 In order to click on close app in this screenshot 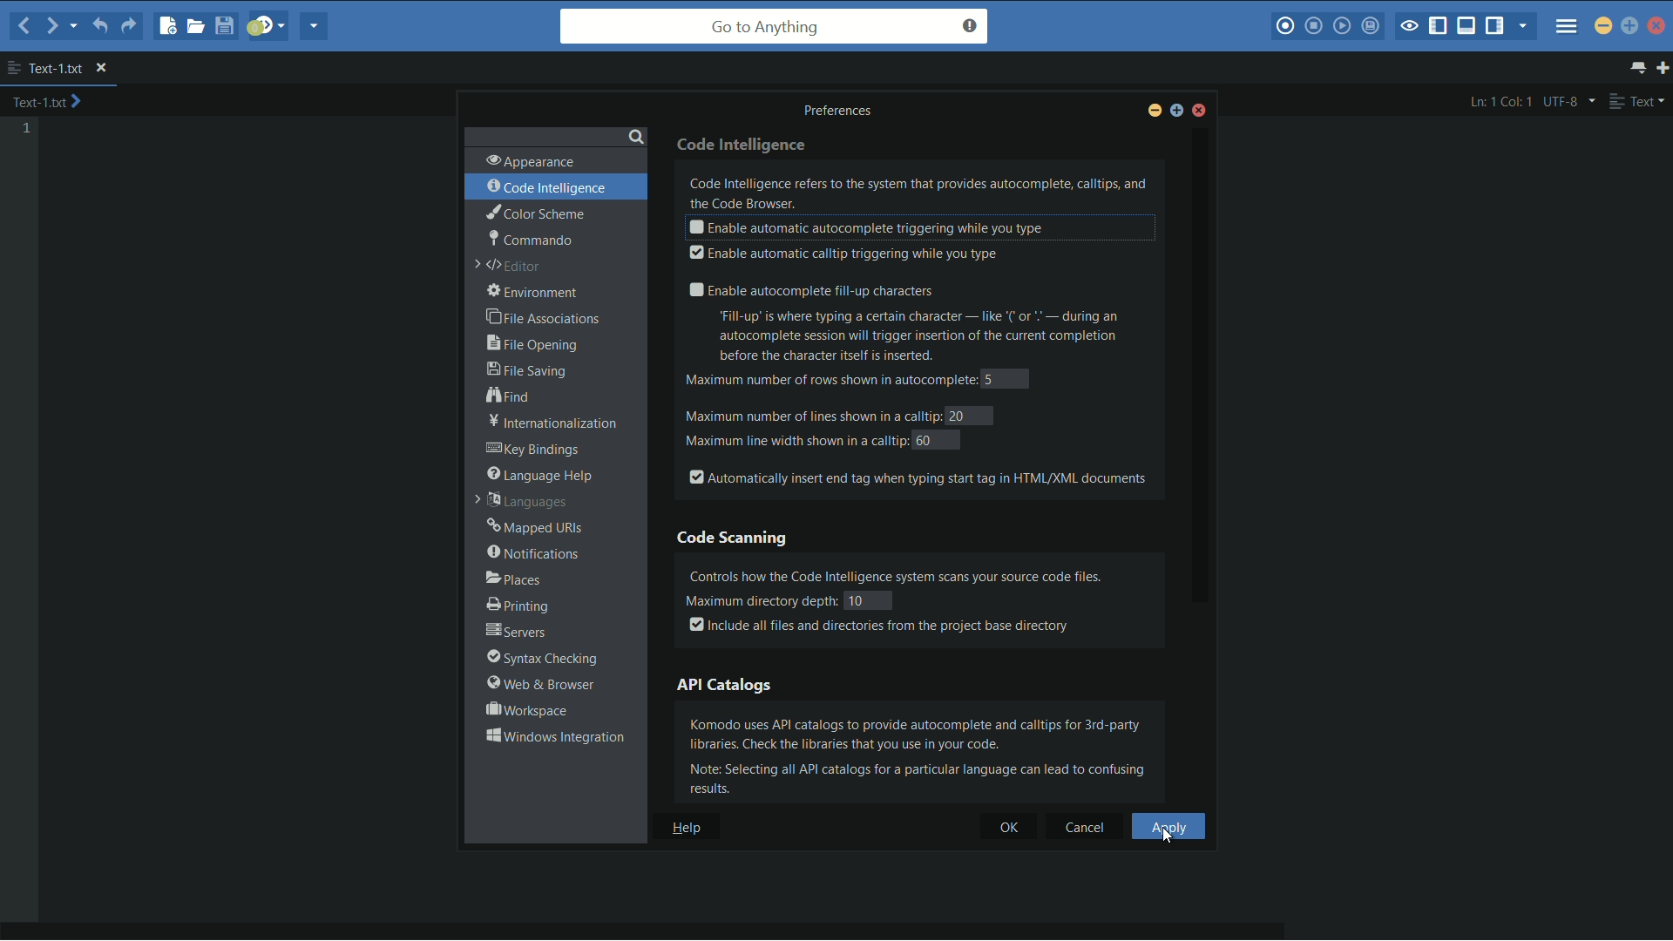, I will do `click(1658, 25)`.